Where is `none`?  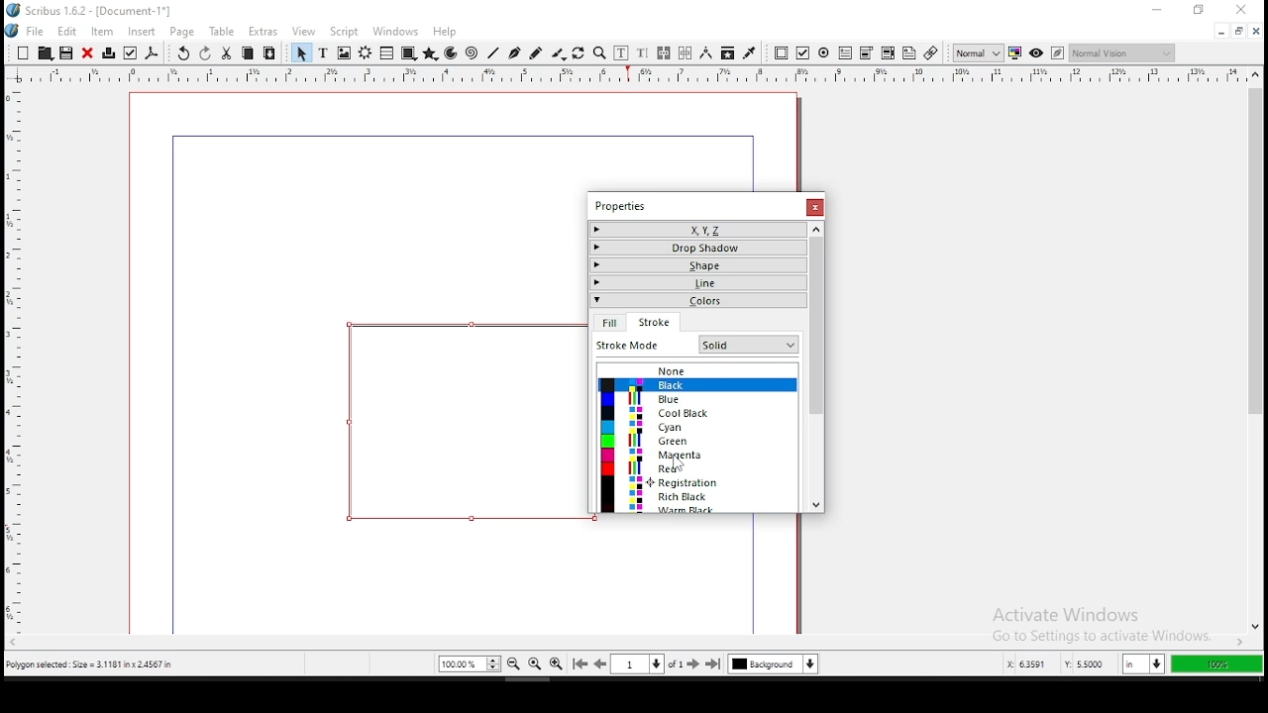 none is located at coordinates (698, 369).